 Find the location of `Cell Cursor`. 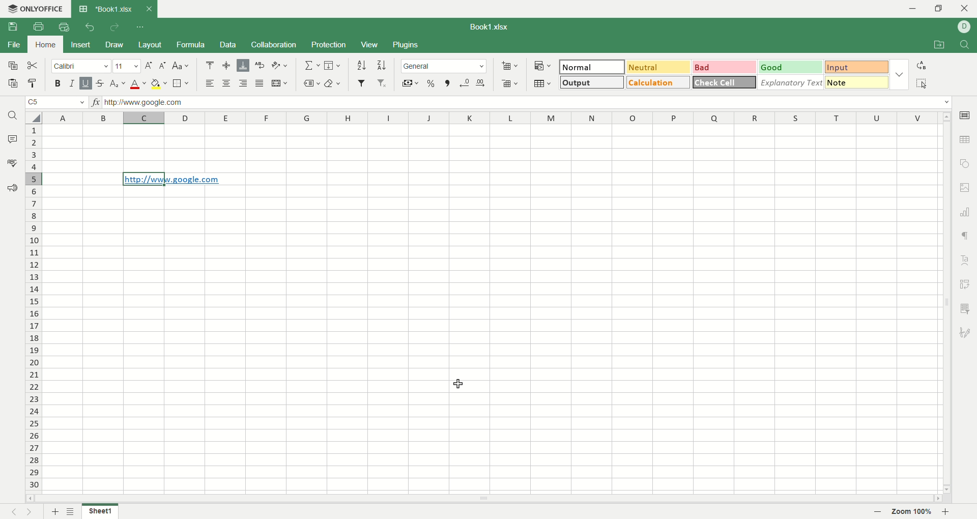

Cell Cursor is located at coordinates (455, 383).